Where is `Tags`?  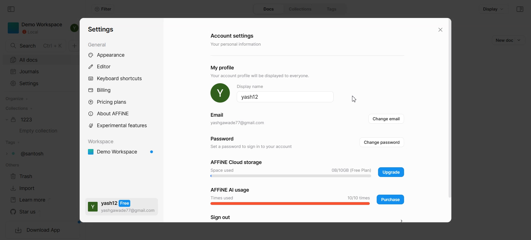 Tags is located at coordinates (332, 9).